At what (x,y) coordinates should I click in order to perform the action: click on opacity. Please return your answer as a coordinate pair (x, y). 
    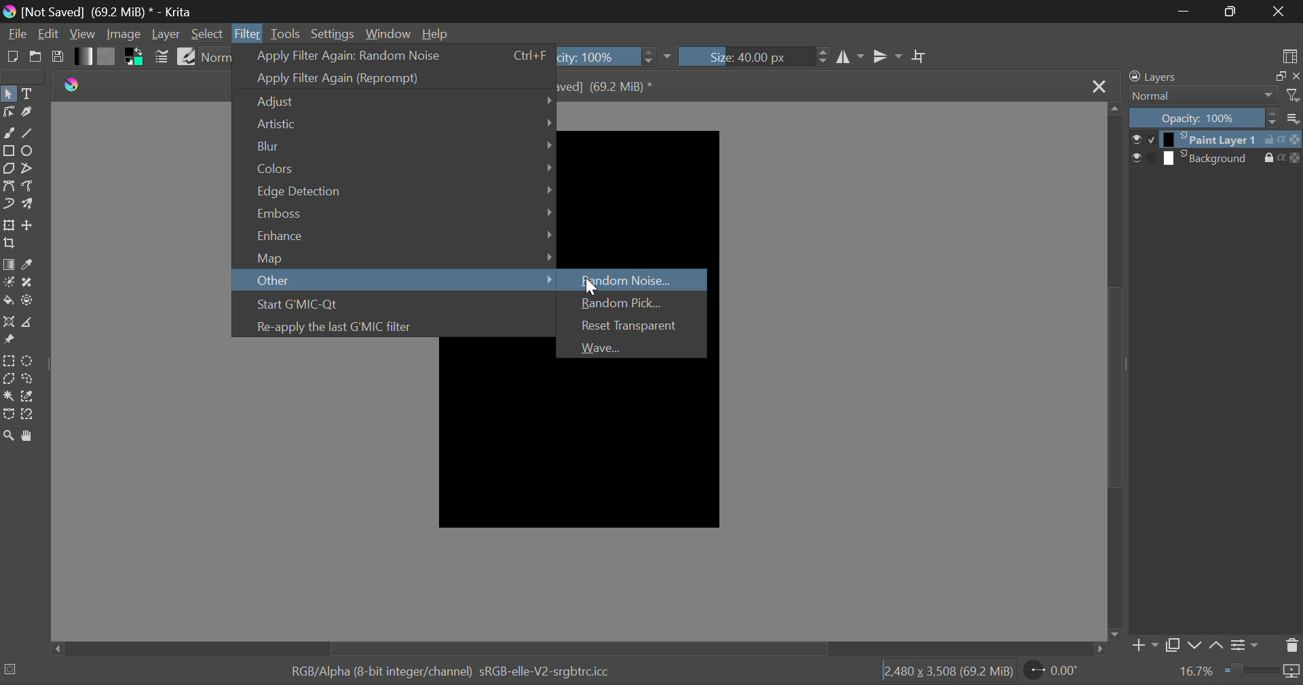
    Looking at the image, I should click on (1291, 157).